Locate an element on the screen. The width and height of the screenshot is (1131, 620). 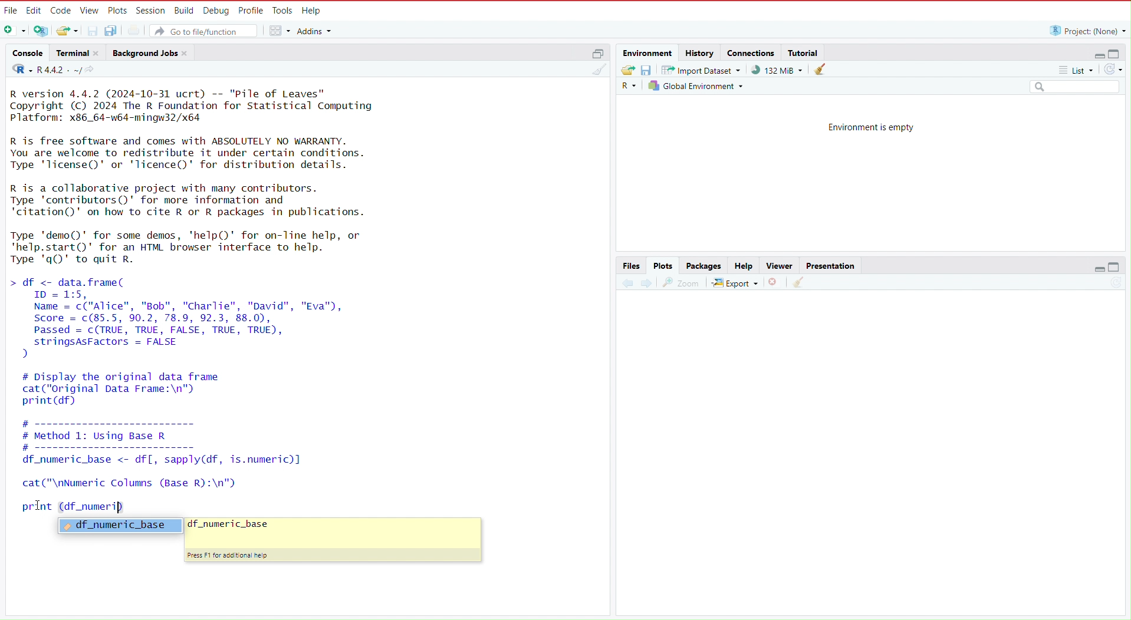
91,132 KiB used by R session is located at coordinates (776, 70).